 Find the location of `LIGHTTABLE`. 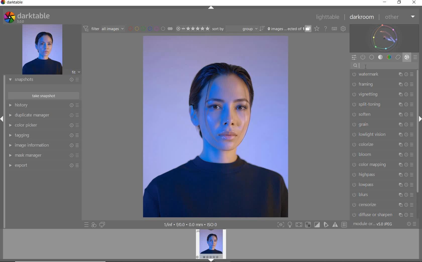

LIGHTTABLE is located at coordinates (328, 18).